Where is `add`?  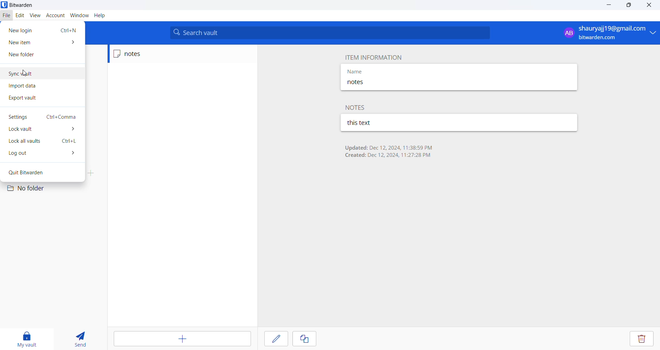 add is located at coordinates (183, 339).